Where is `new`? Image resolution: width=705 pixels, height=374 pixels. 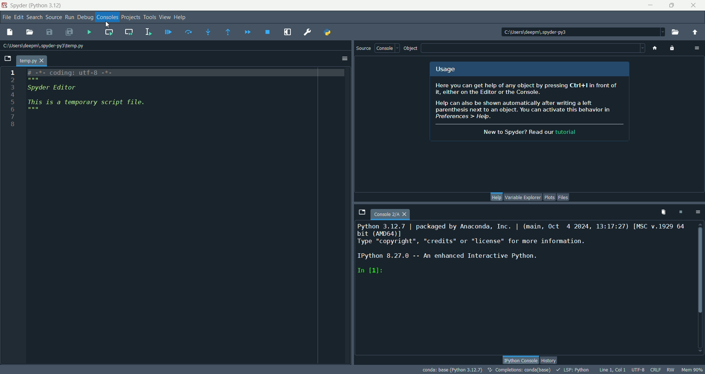
new is located at coordinates (11, 32).